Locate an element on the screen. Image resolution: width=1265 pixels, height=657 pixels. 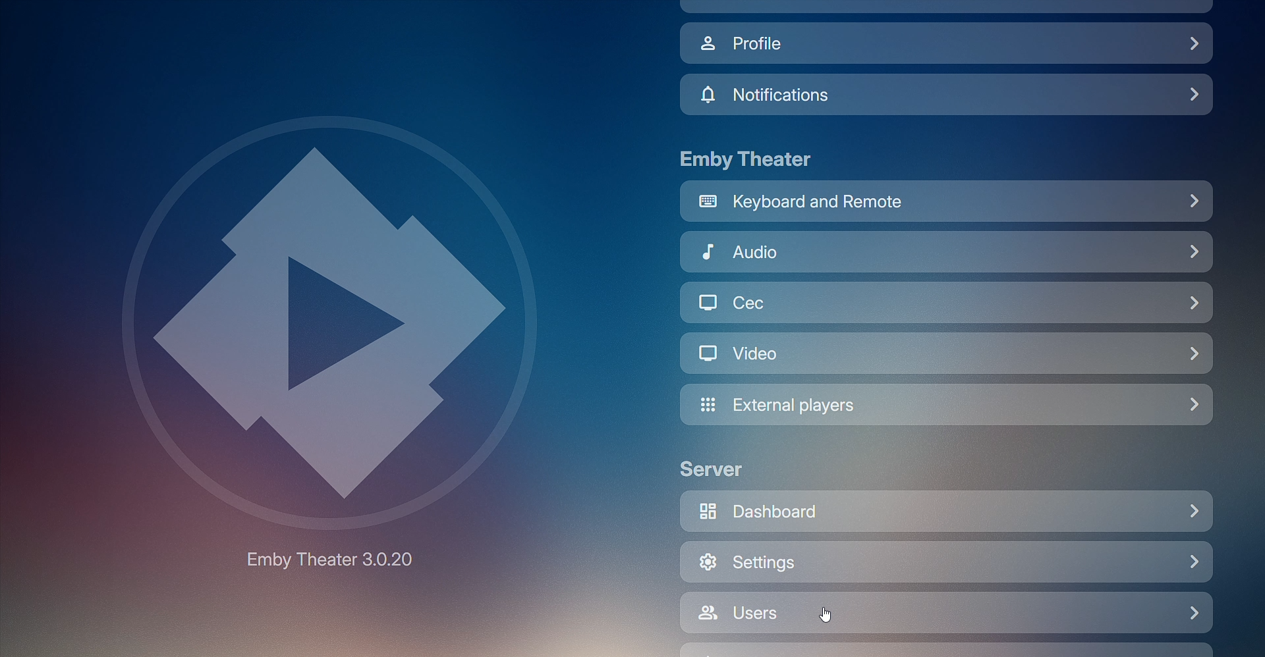
Keyboard and Remote is located at coordinates (946, 204).